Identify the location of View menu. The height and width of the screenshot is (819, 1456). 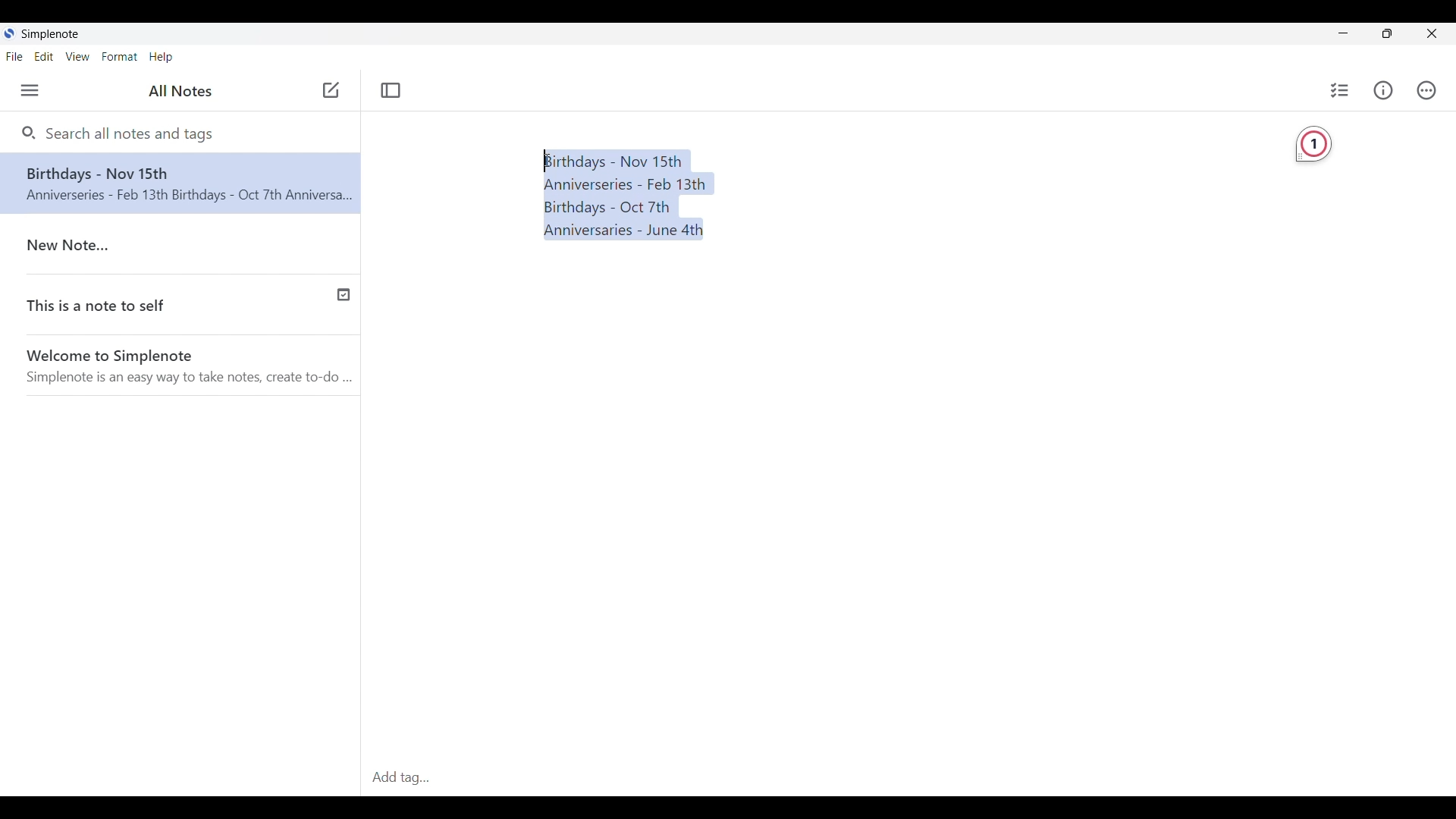
(78, 56).